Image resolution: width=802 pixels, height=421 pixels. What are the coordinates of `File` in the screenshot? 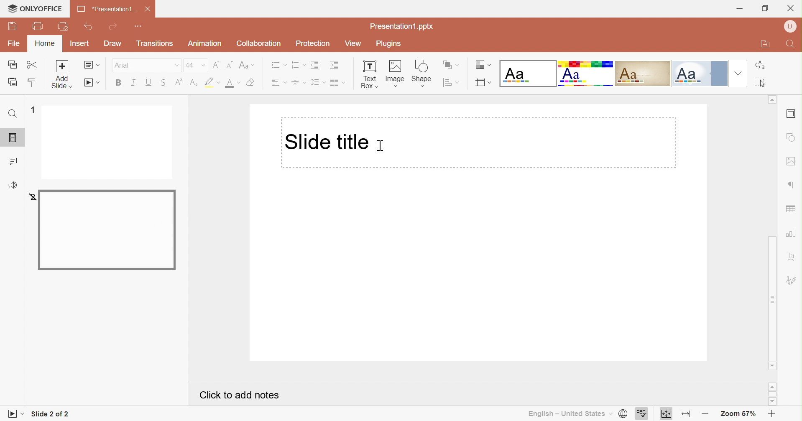 It's located at (14, 43).